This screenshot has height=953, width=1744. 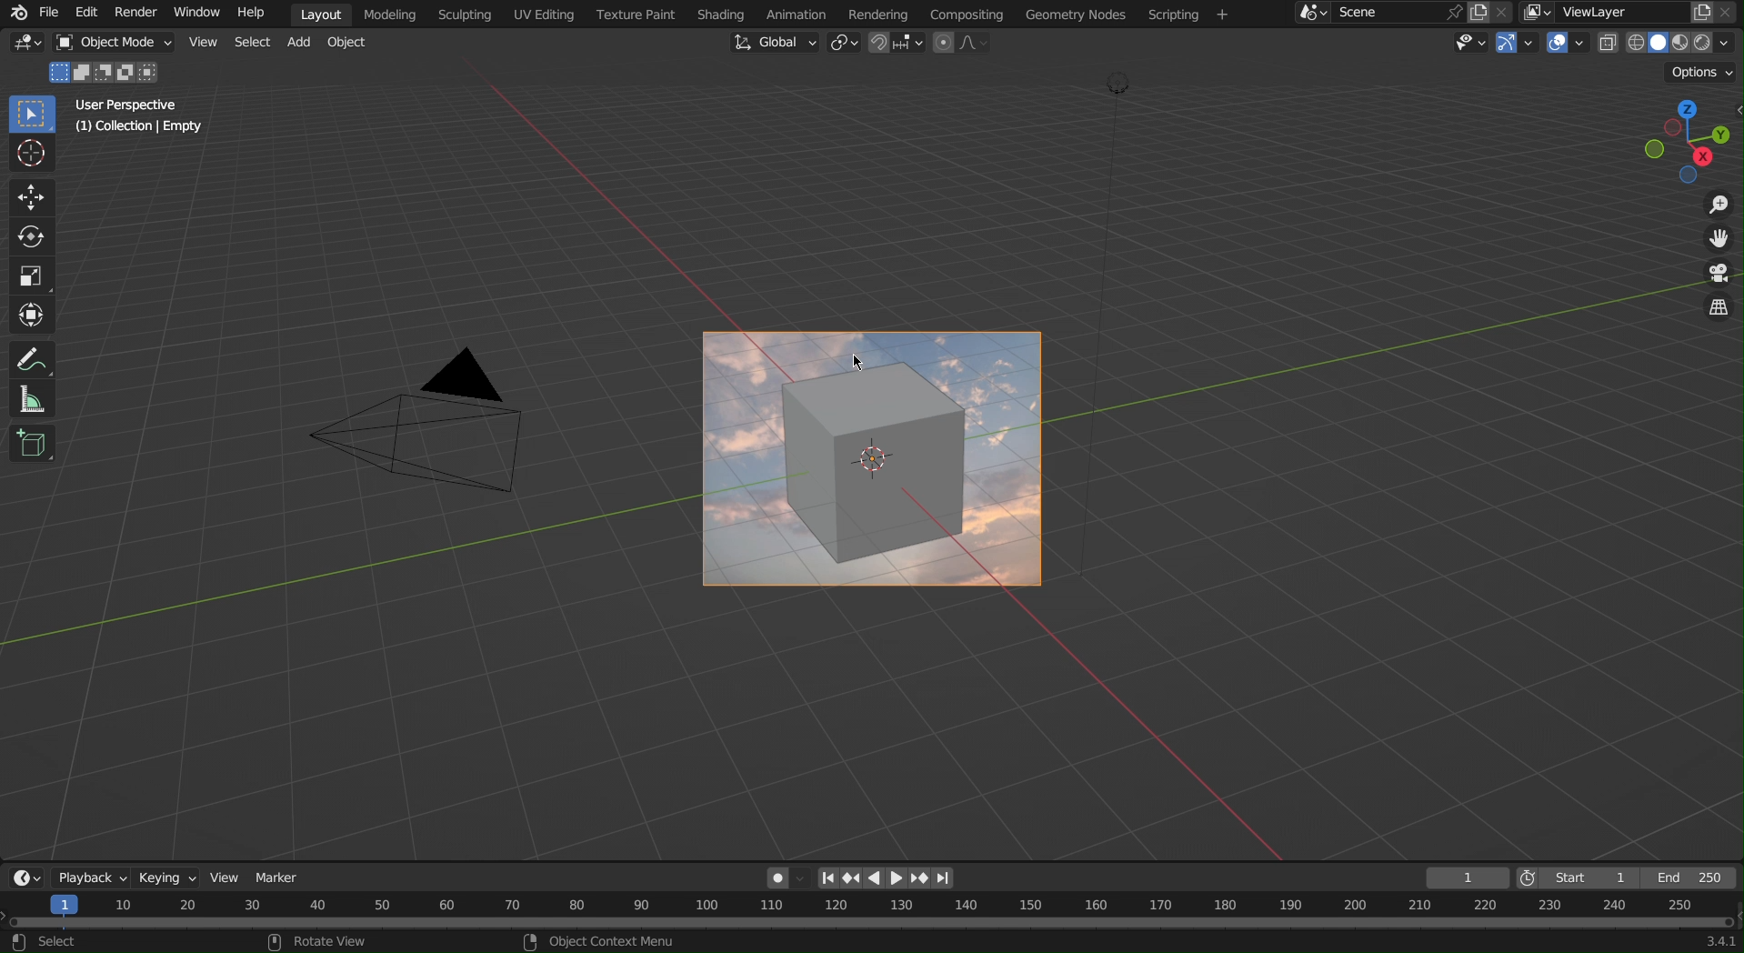 I want to click on Timeline, so click(x=872, y=924).